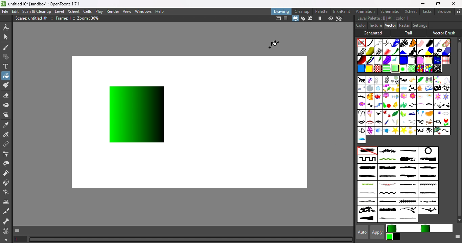  I want to click on Flower, so click(361, 105).